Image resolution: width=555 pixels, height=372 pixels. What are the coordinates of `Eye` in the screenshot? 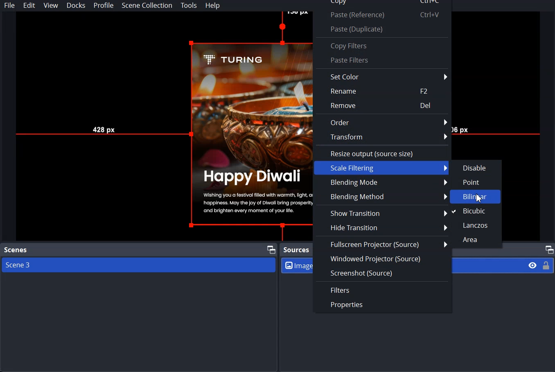 It's located at (533, 265).